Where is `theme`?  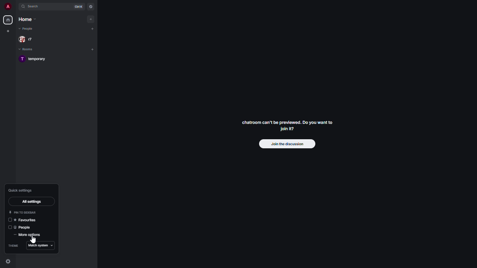
theme is located at coordinates (13, 245).